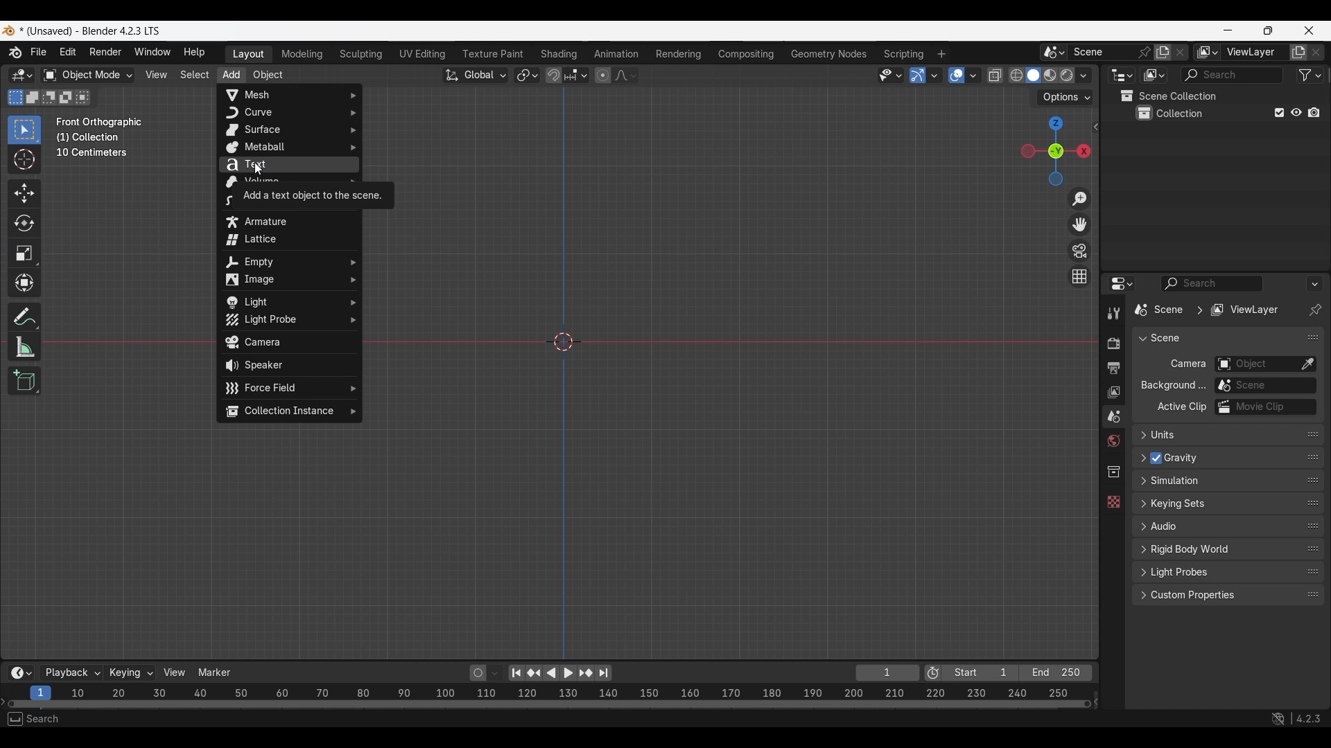 The width and height of the screenshot is (1331, 748). What do you see at coordinates (1316, 283) in the screenshot?
I see `Options for the properties editor` at bounding box center [1316, 283].